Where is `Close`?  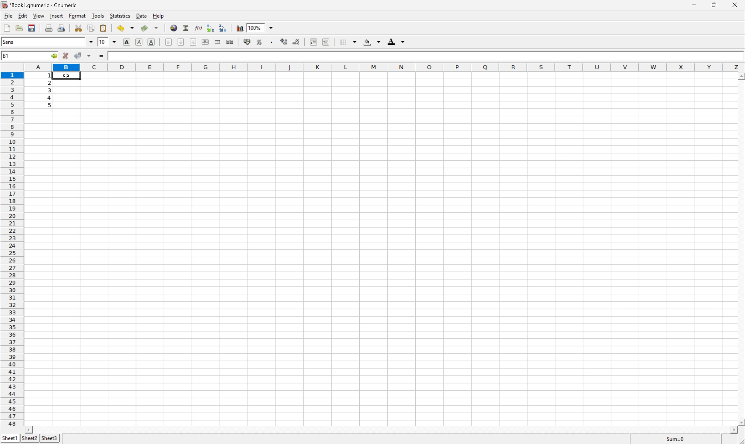
Close is located at coordinates (735, 4).